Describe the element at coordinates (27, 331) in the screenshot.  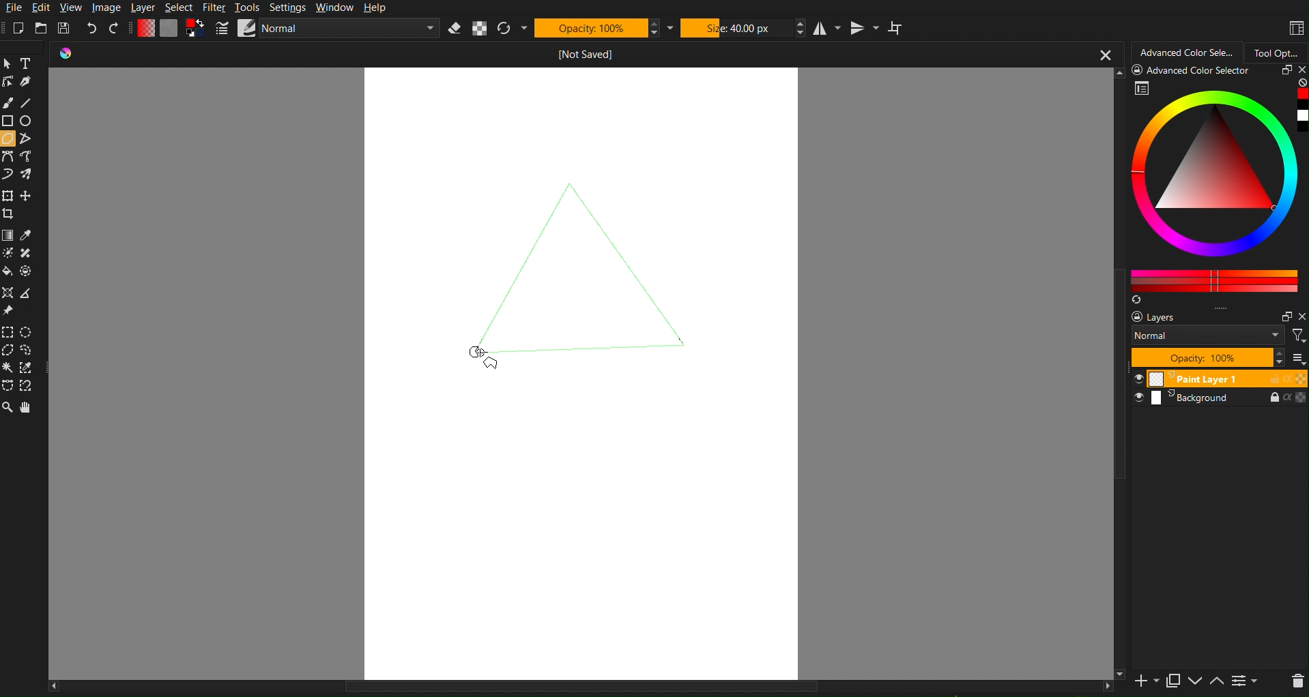
I see `elliptical Selection Tools` at that location.